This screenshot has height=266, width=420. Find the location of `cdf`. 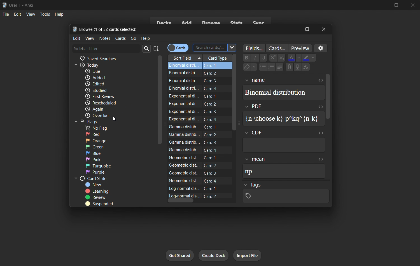

cdf is located at coordinates (264, 133).